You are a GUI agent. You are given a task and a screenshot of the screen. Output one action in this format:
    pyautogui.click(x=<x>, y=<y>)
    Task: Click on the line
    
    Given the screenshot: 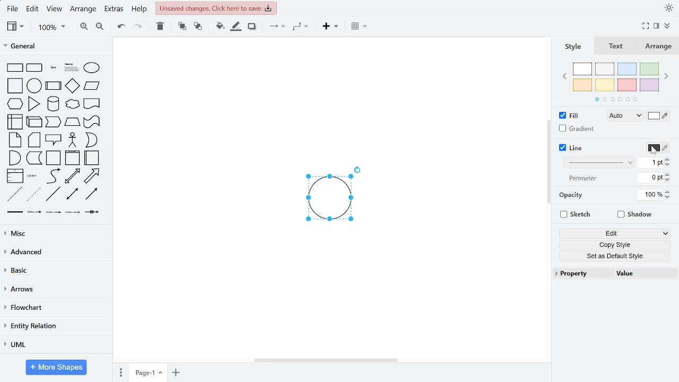 What is the action you would take?
    pyautogui.click(x=572, y=148)
    